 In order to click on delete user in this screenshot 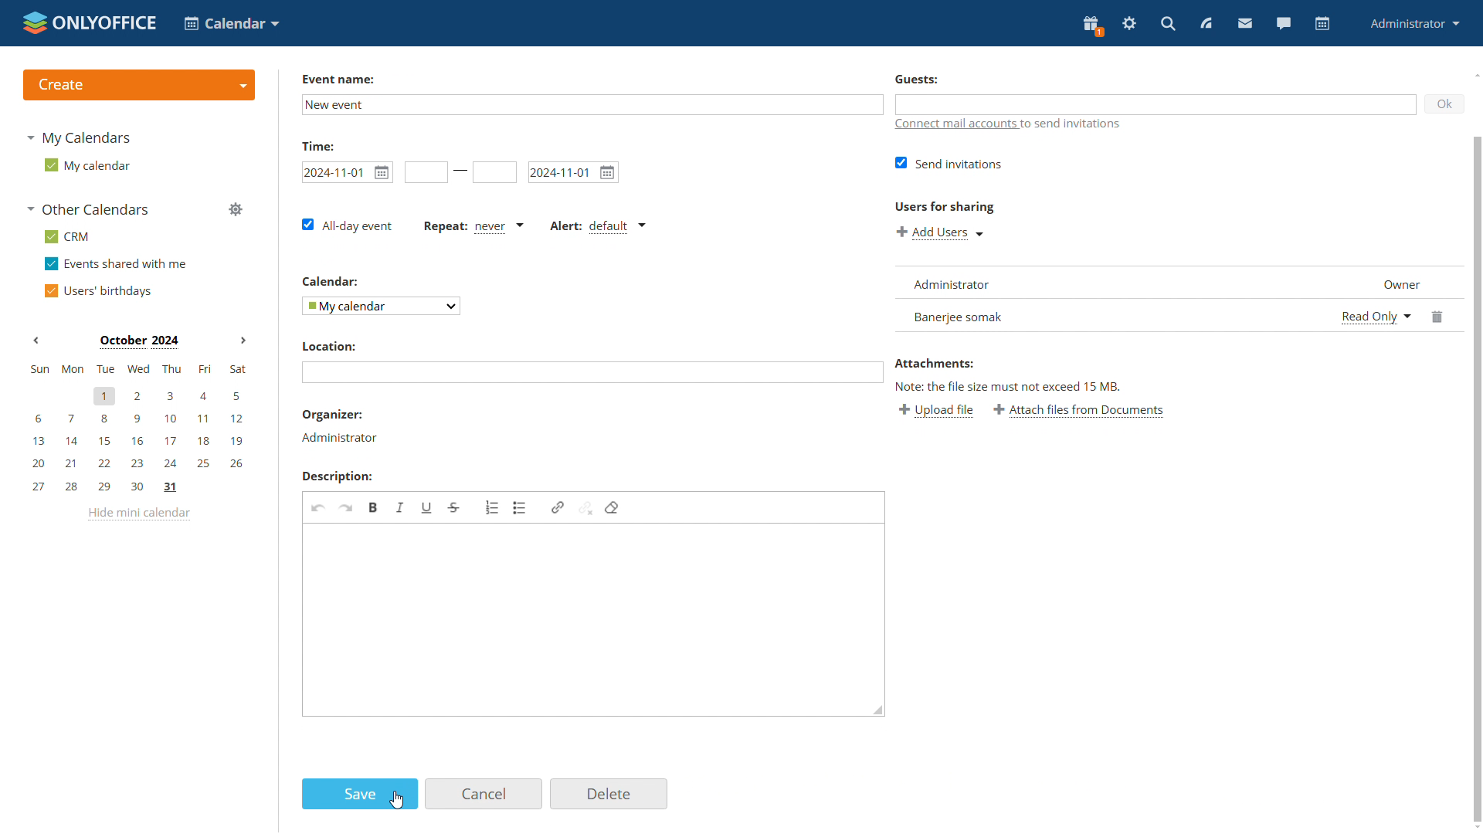, I will do `click(1439, 315)`.